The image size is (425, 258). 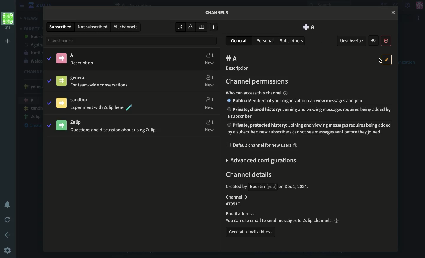 What do you see at coordinates (8, 205) in the screenshot?
I see `Notification` at bounding box center [8, 205].